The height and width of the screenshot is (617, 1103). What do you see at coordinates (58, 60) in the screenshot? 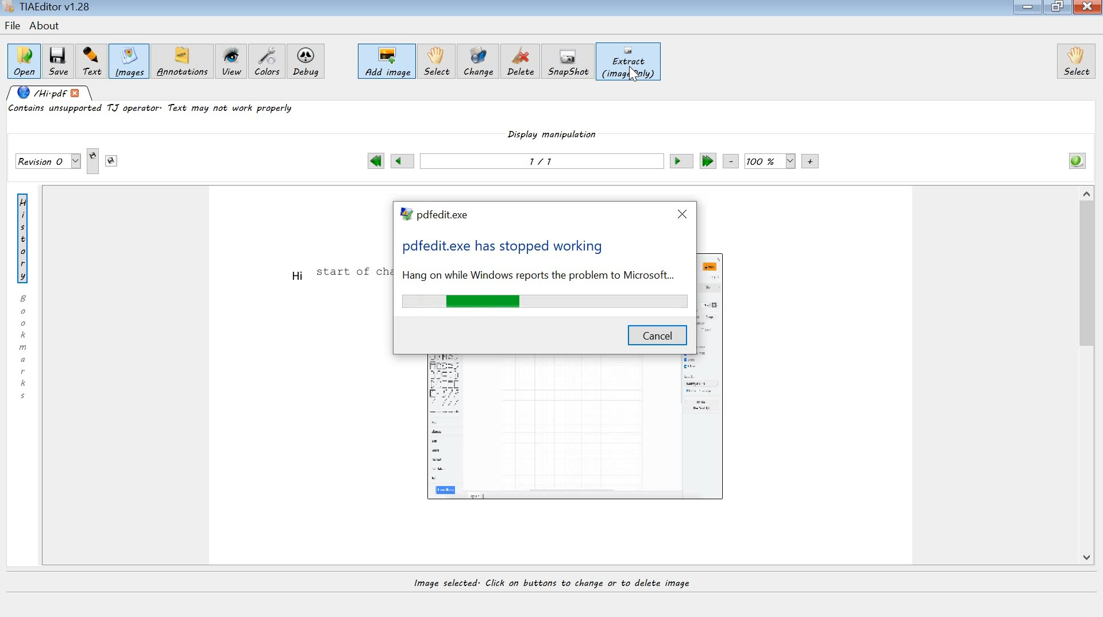
I see `save` at bounding box center [58, 60].